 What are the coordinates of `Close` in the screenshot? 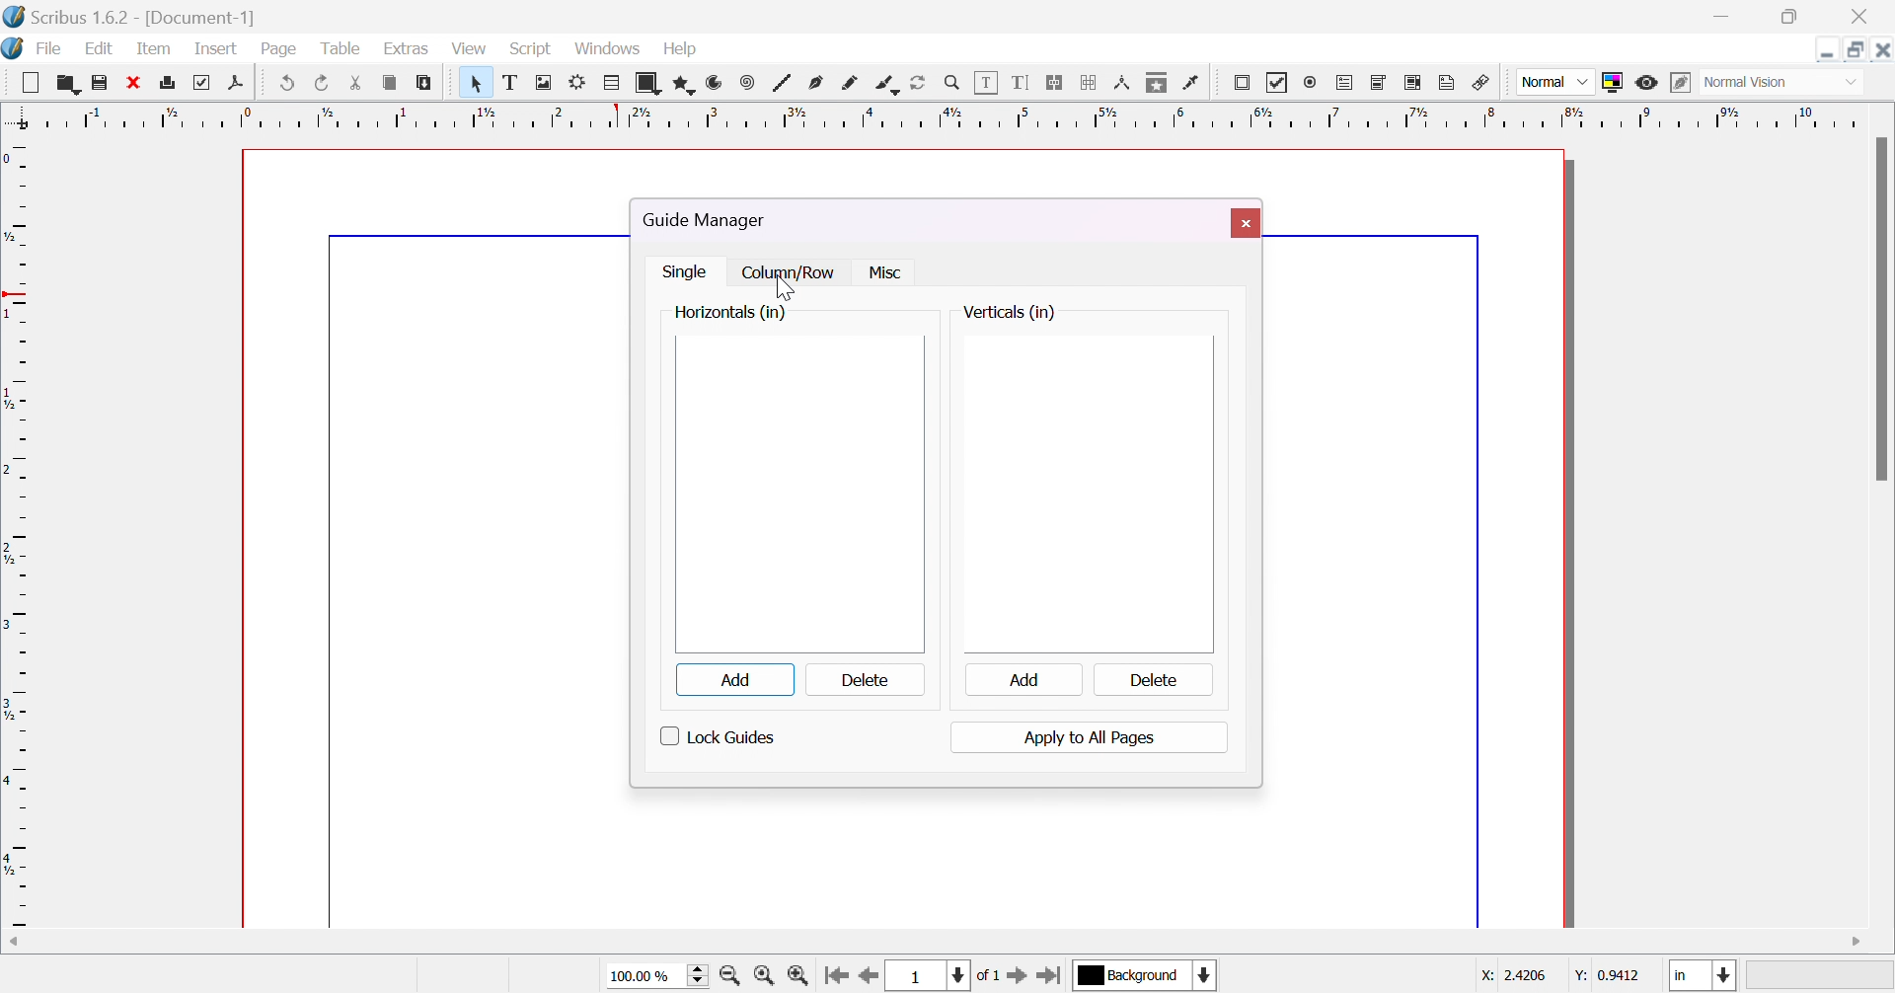 It's located at (1883, 49).